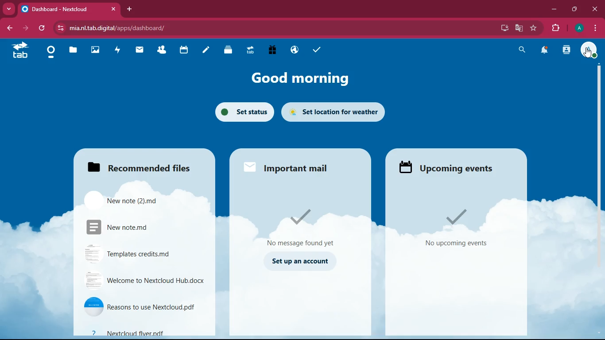  Describe the element at coordinates (96, 51) in the screenshot. I see `image` at that location.